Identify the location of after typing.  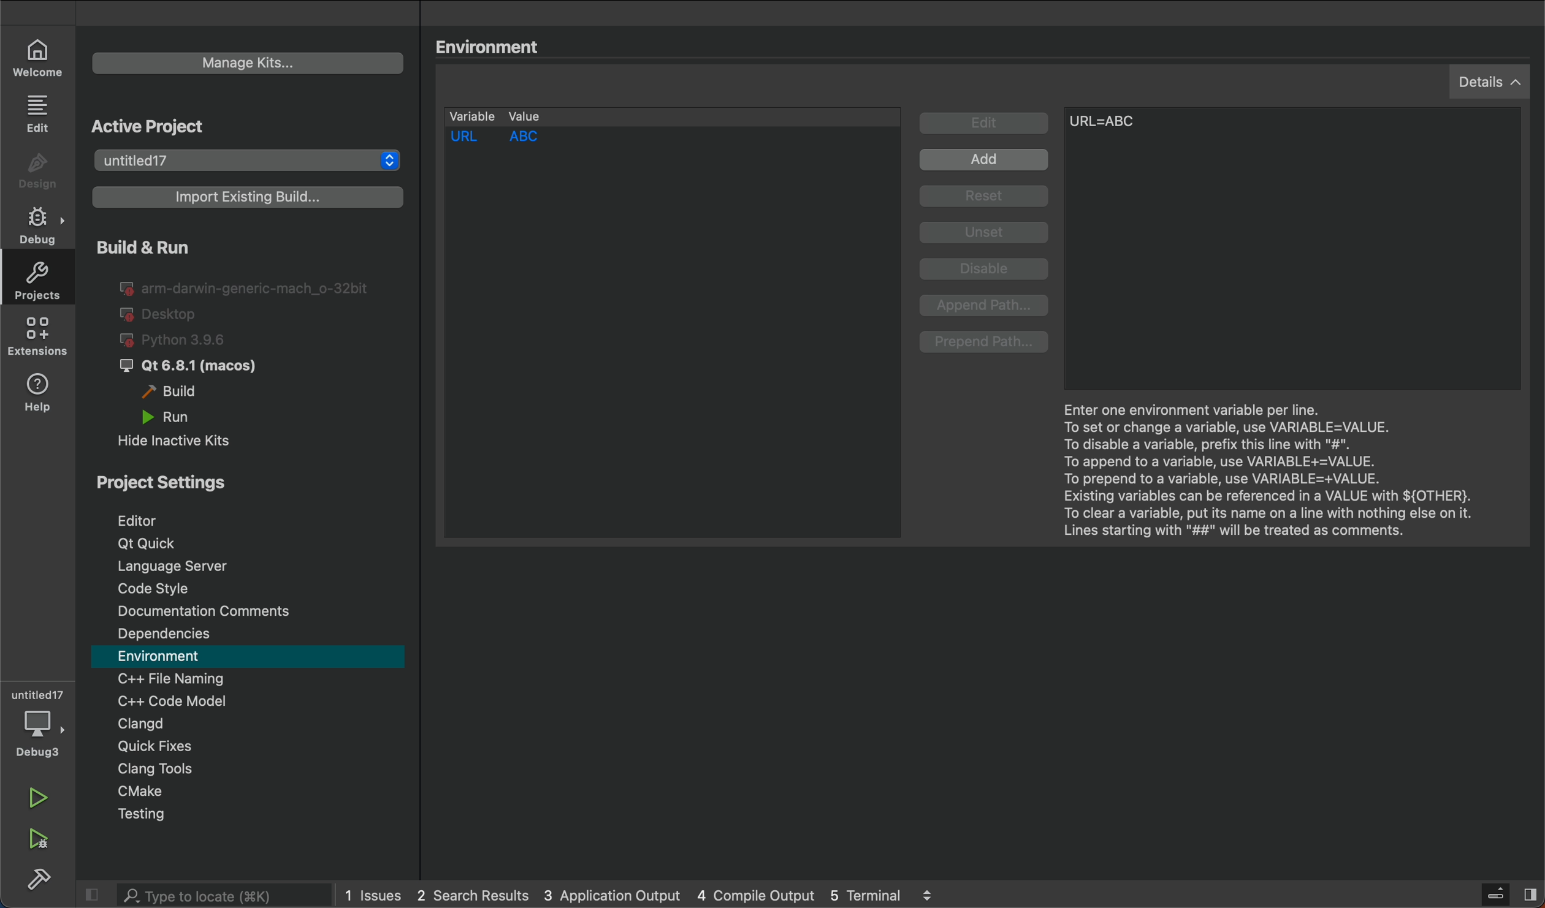
(1118, 127).